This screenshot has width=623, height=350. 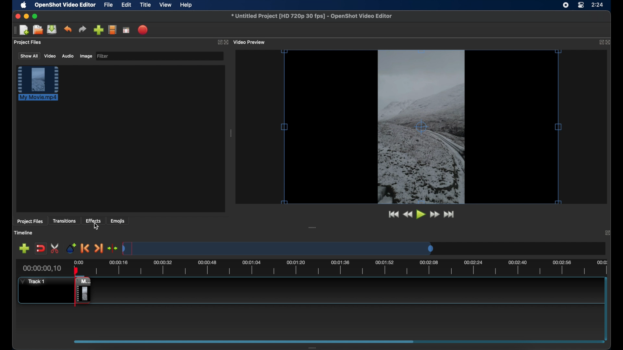 I want to click on help, so click(x=187, y=5).